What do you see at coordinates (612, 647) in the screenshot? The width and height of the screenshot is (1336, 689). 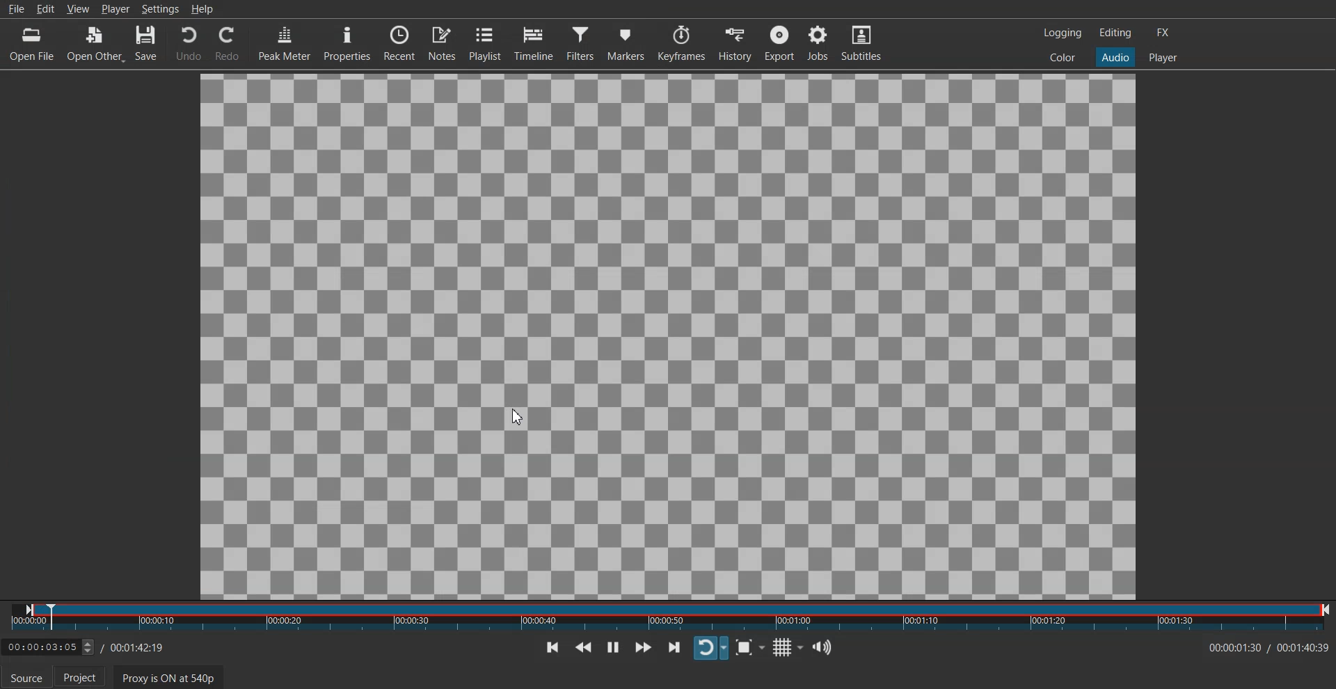 I see `Toggle play or paue` at bounding box center [612, 647].